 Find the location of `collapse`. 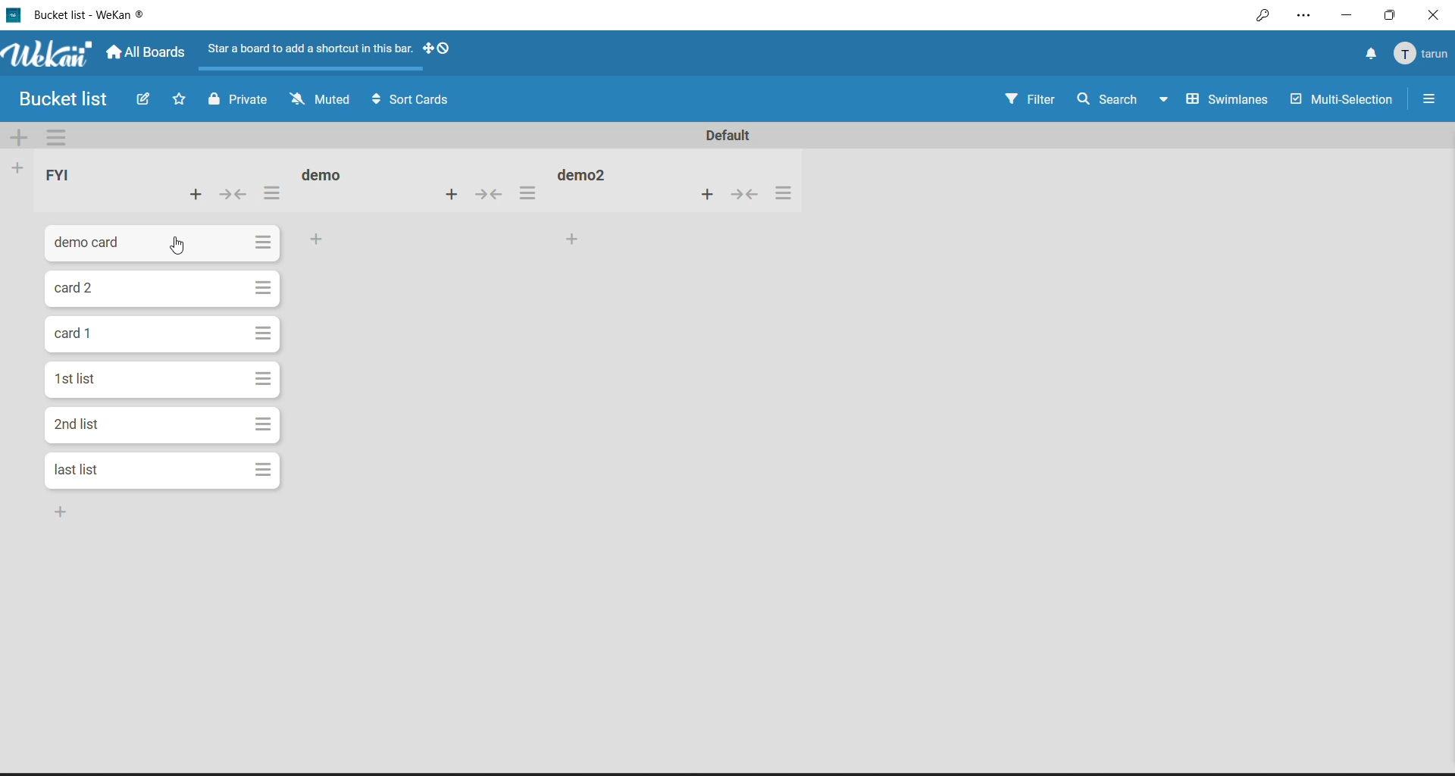

collapse is located at coordinates (746, 195).